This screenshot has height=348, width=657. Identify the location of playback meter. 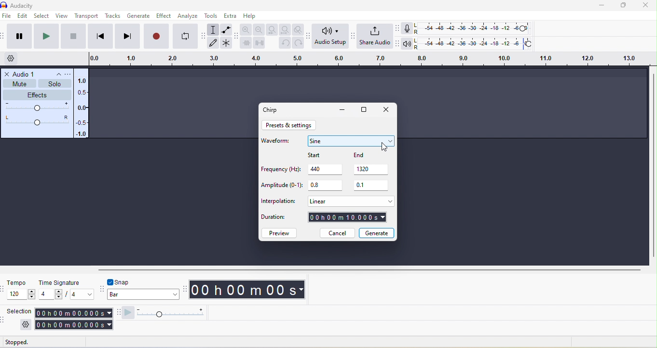
(409, 44).